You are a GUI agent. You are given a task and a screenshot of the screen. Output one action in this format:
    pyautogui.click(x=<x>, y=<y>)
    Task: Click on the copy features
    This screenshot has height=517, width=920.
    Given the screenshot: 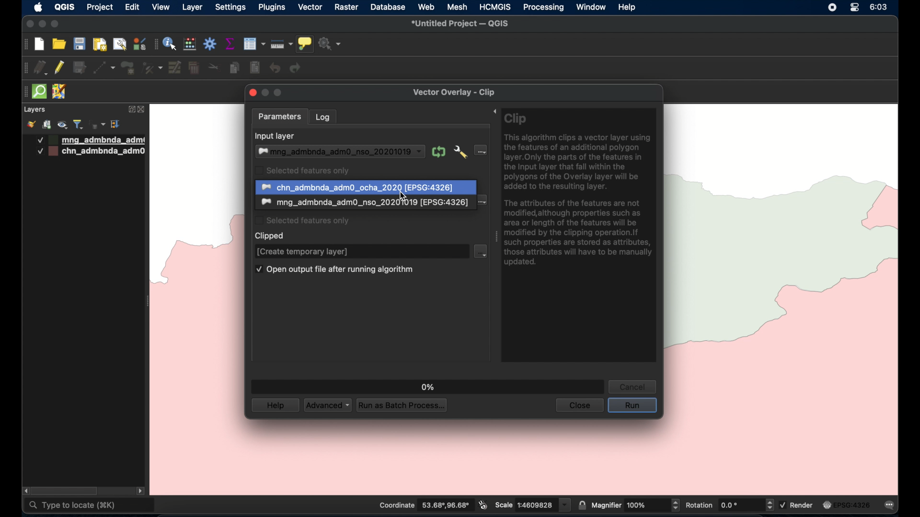 What is the action you would take?
    pyautogui.click(x=235, y=68)
    